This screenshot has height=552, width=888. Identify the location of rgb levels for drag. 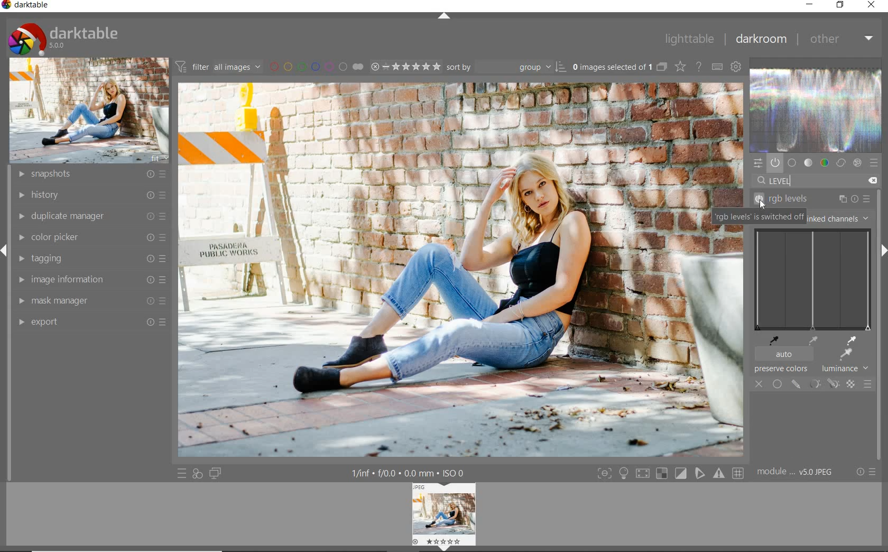
(812, 280).